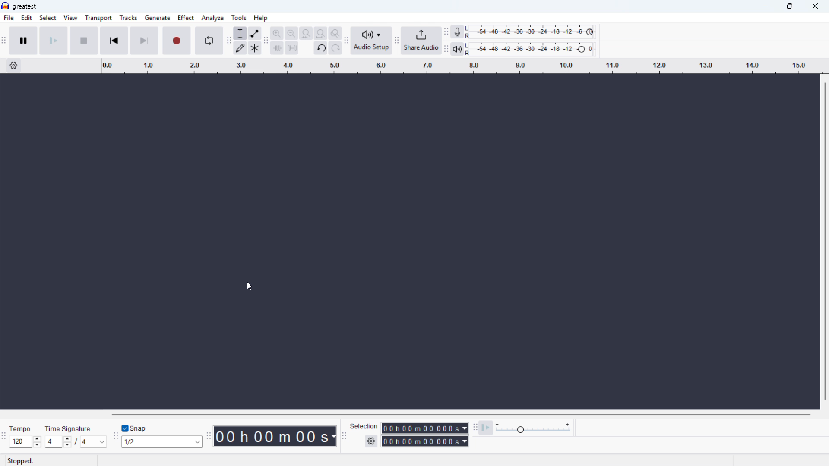 The image size is (829, 466). What do you see at coordinates (98, 18) in the screenshot?
I see `Transport ` at bounding box center [98, 18].